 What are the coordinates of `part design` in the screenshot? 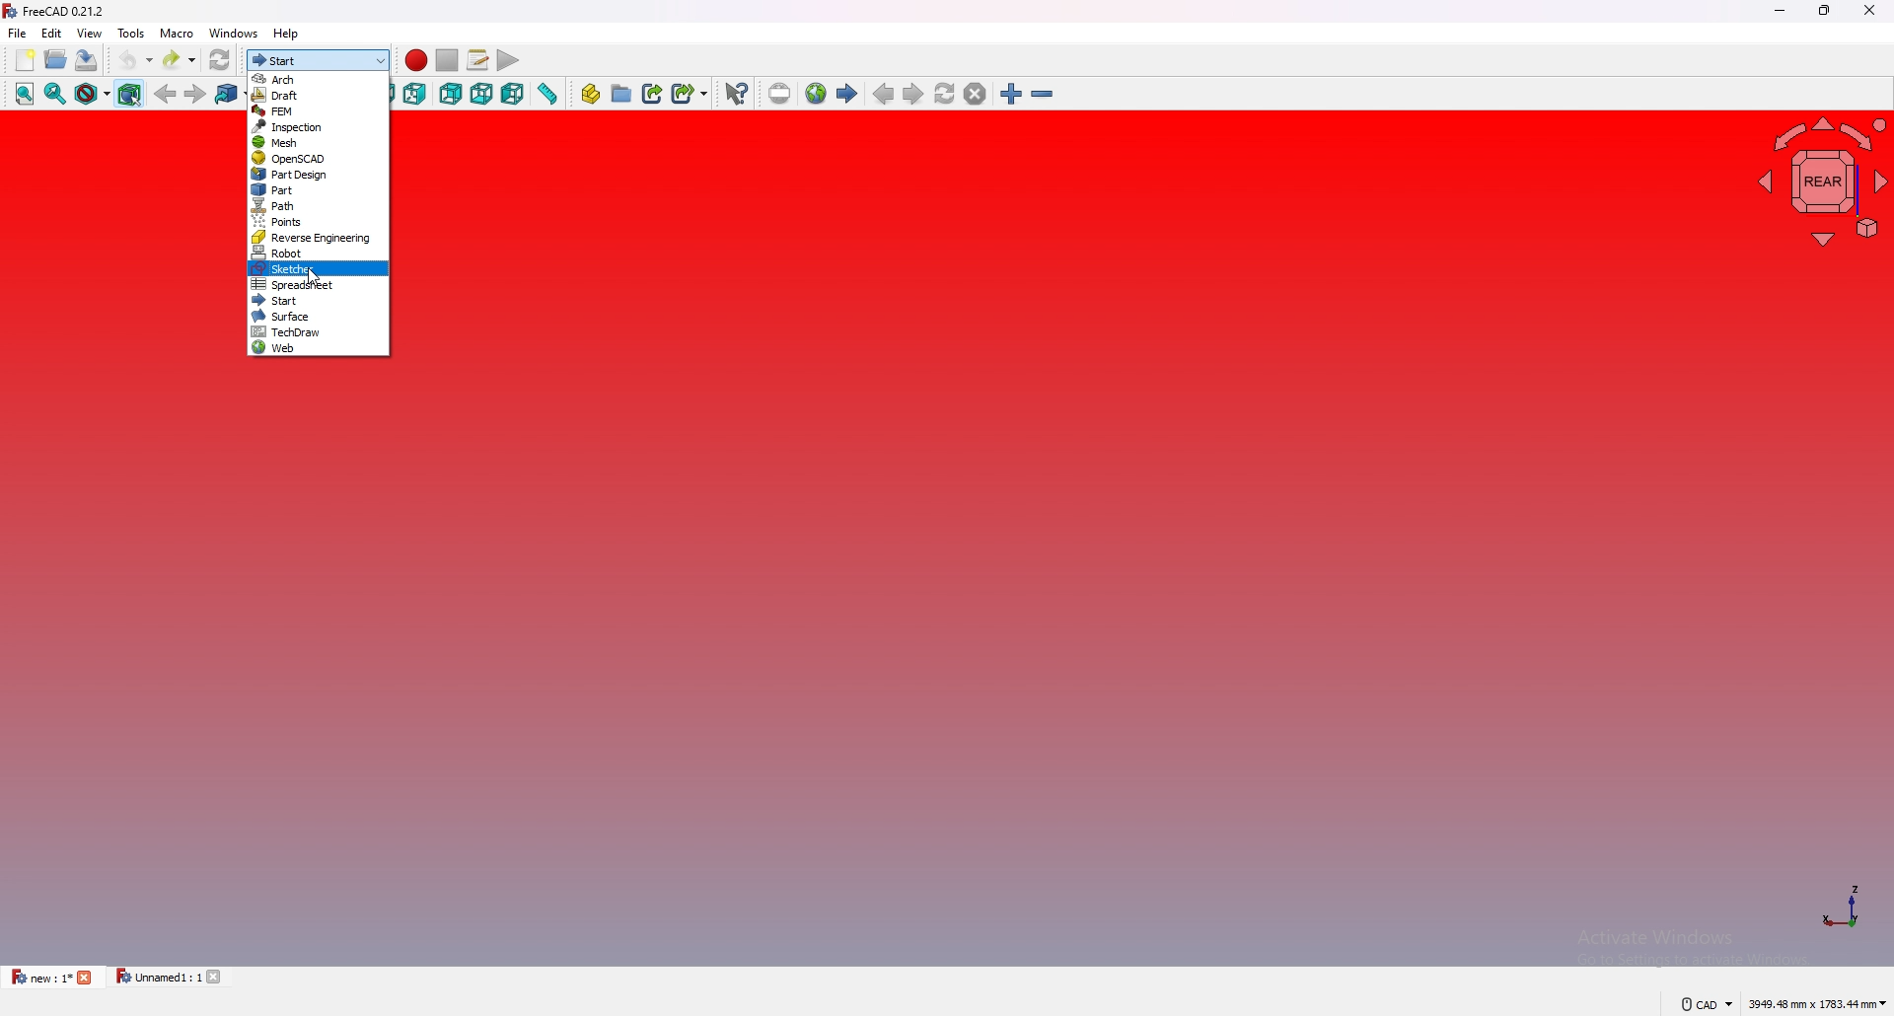 It's located at (318, 174).